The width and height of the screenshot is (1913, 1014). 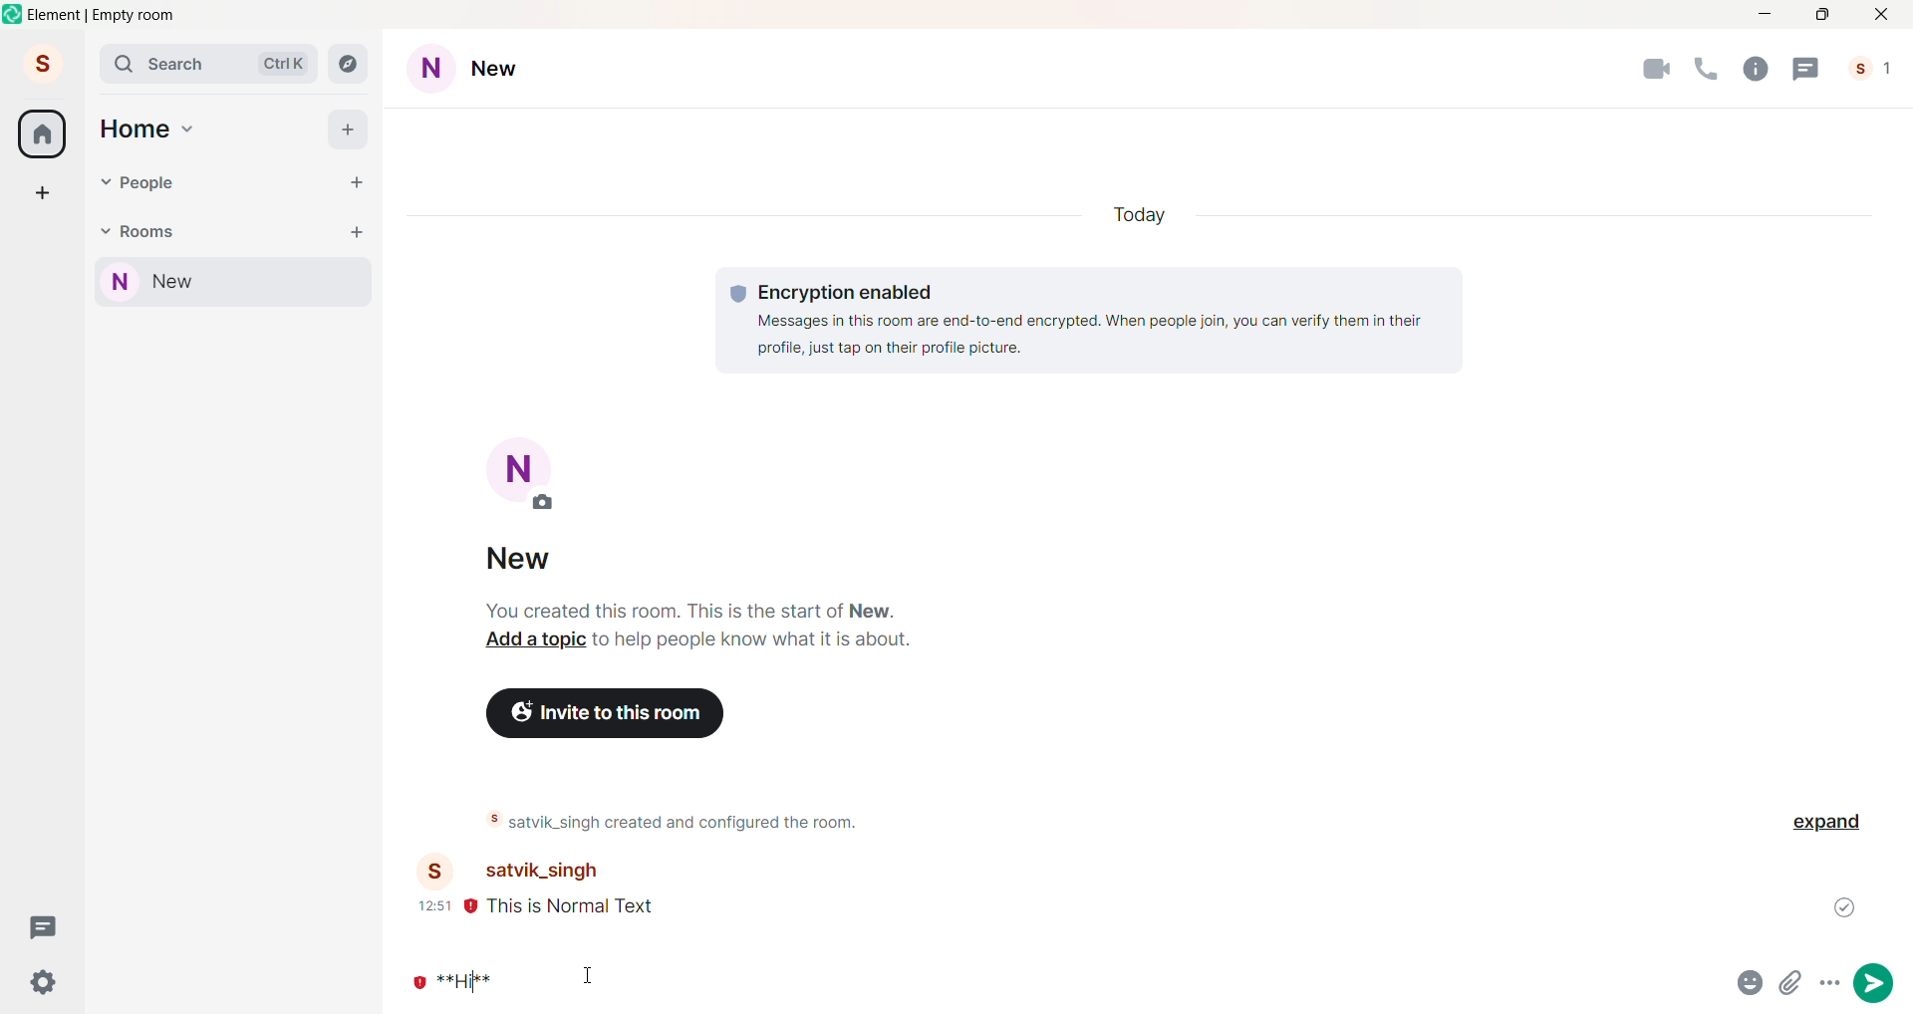 I want to click on Minimize, so click(x=1762, y=15).